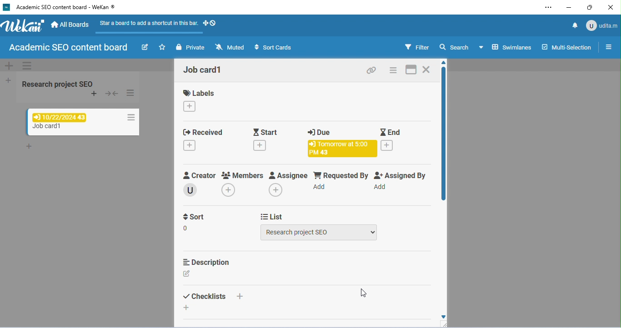  Describe the element at coordinates (228, 190) in the screenshot. I see `add members` at that location.